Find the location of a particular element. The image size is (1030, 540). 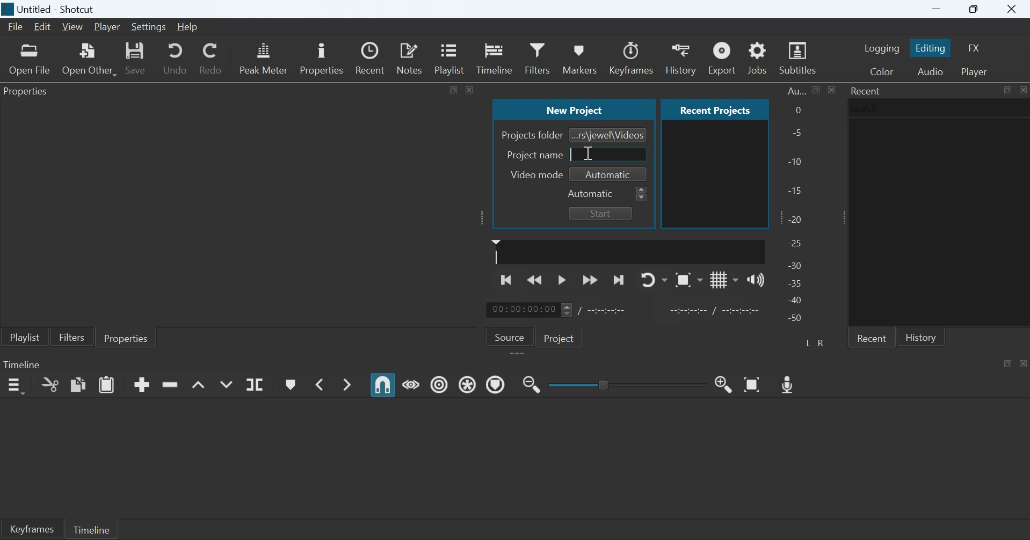

Scroll buttons is located at coordinates (566, 310).